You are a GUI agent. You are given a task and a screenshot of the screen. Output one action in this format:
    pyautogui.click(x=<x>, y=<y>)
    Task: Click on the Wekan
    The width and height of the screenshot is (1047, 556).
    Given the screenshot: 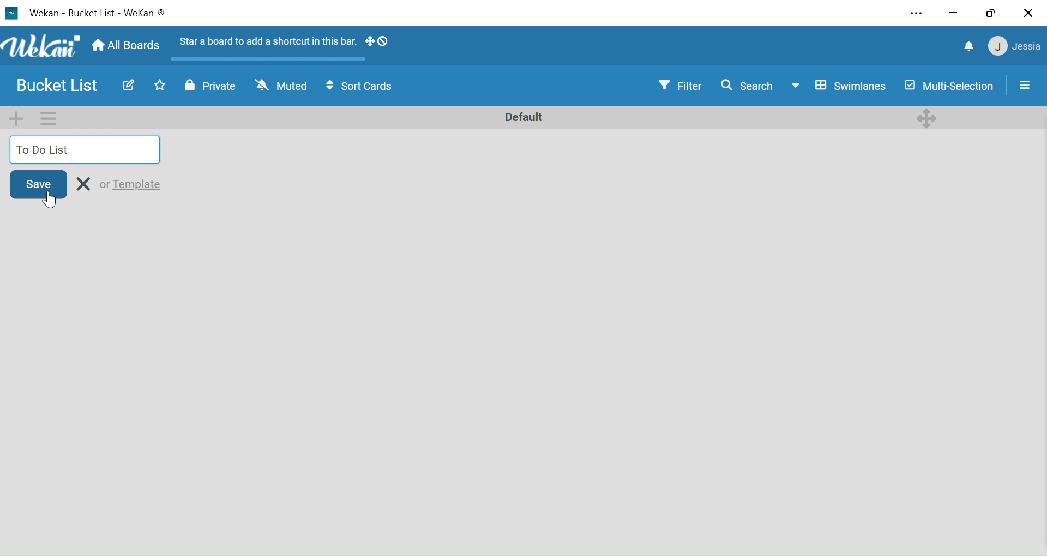 What is the action you would take?
    pyautogui.click(x=145, y=14)
    